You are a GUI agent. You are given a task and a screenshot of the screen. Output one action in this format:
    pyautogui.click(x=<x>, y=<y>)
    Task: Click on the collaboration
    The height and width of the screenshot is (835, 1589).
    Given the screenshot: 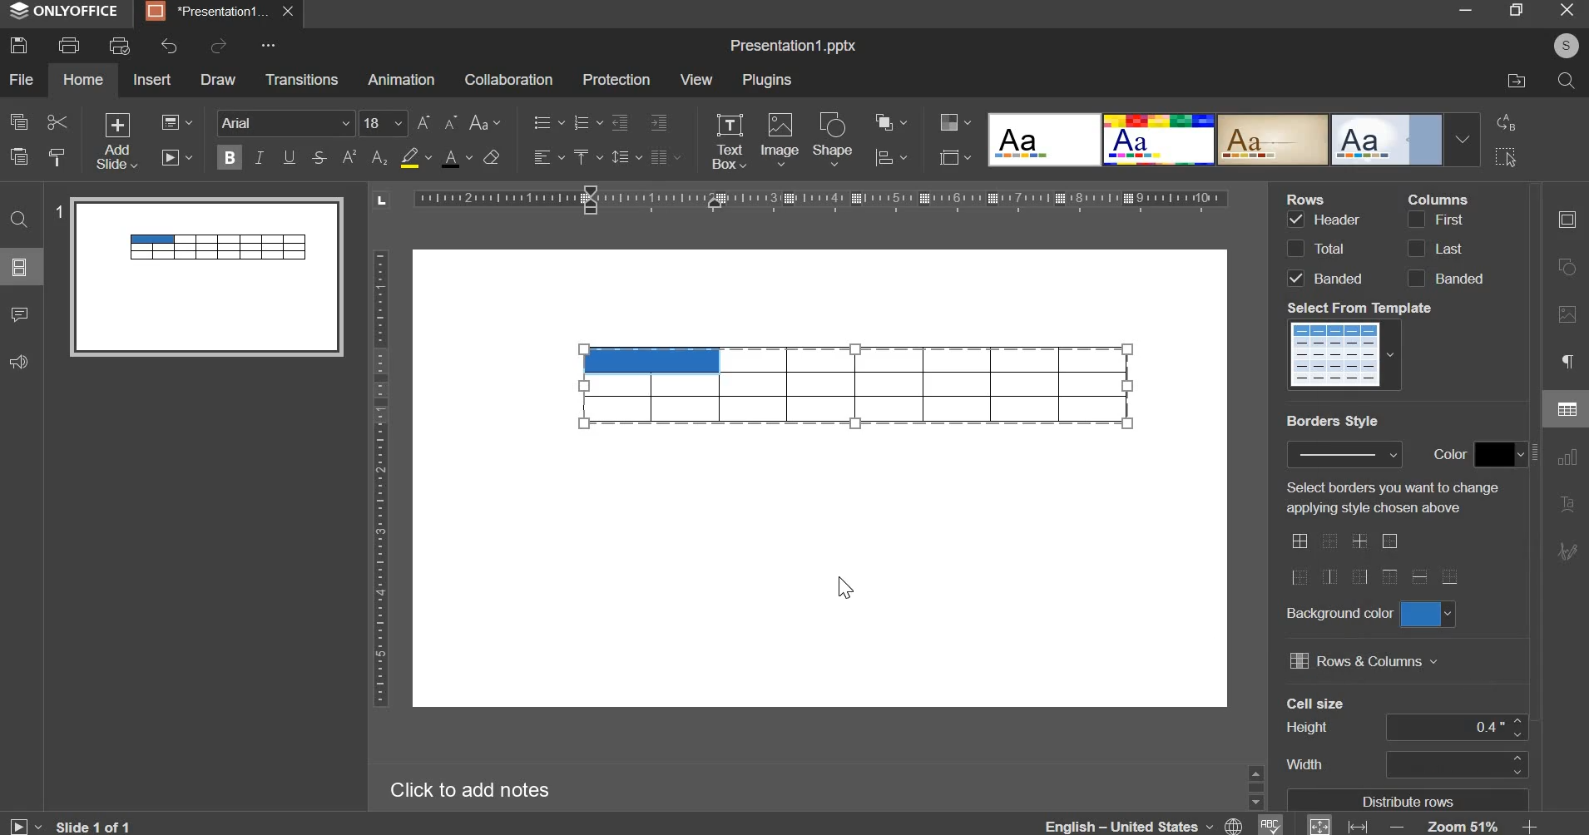 What is the action you would take?
    pyautogui.click(x=507, y=79)
    